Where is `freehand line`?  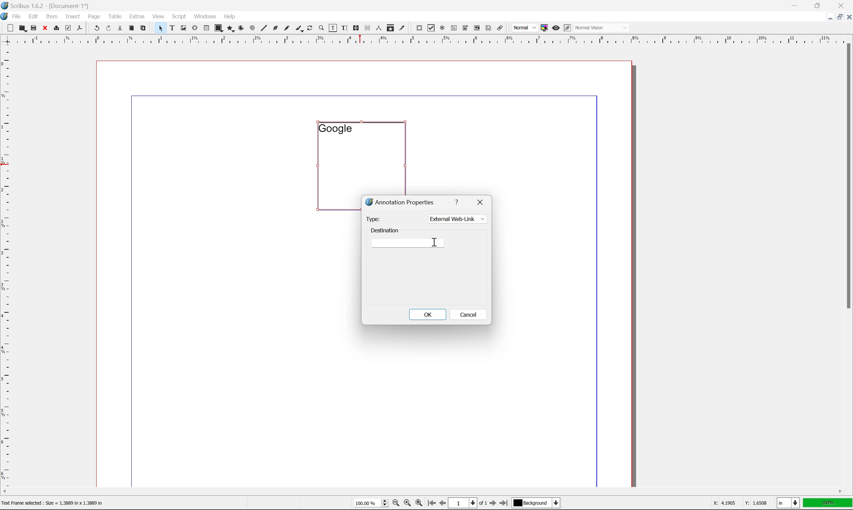 freehand line is located at coordinates (288, 29).